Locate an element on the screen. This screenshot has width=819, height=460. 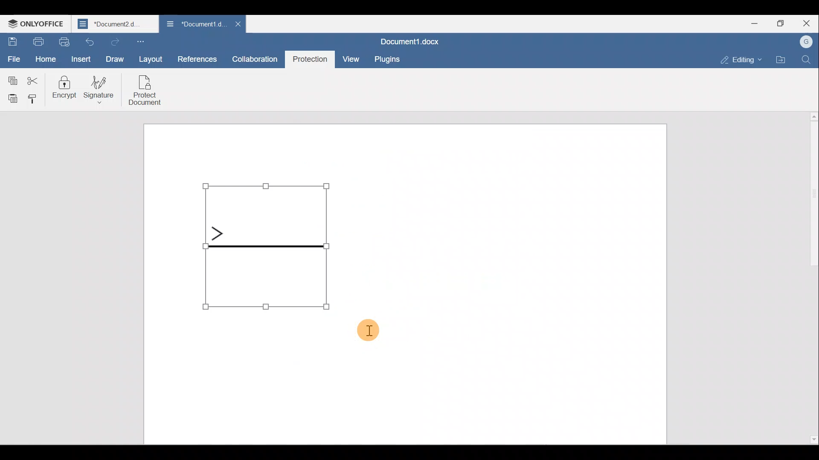
Maximize is located at coordinates (780, 21).